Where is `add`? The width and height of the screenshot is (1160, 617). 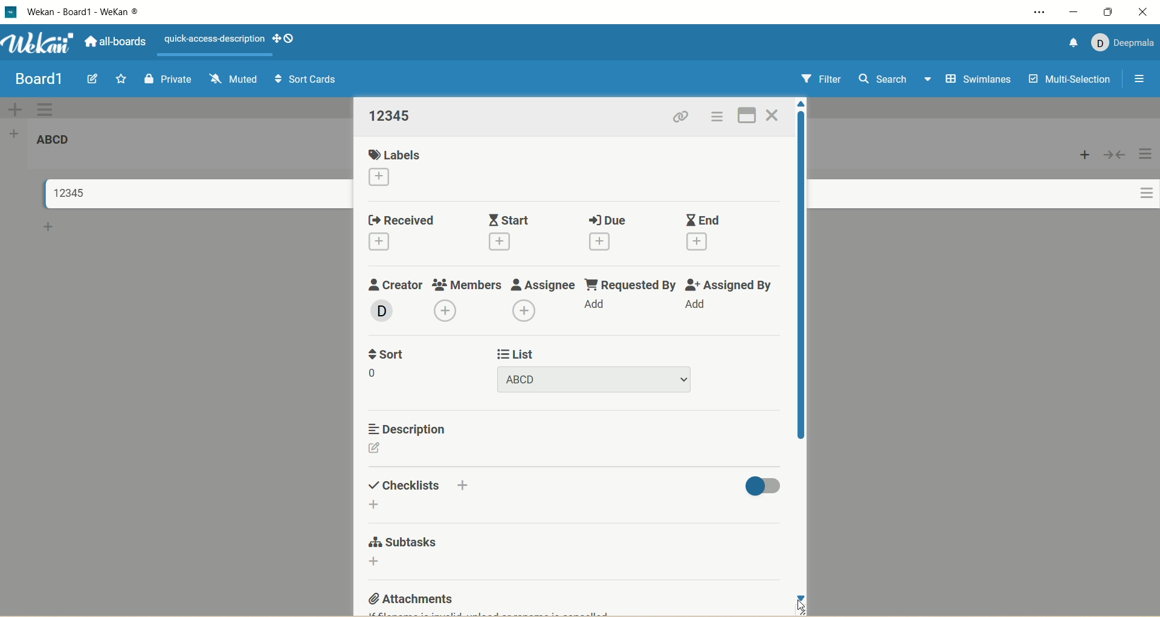 add is located at coordinates (446, 311).